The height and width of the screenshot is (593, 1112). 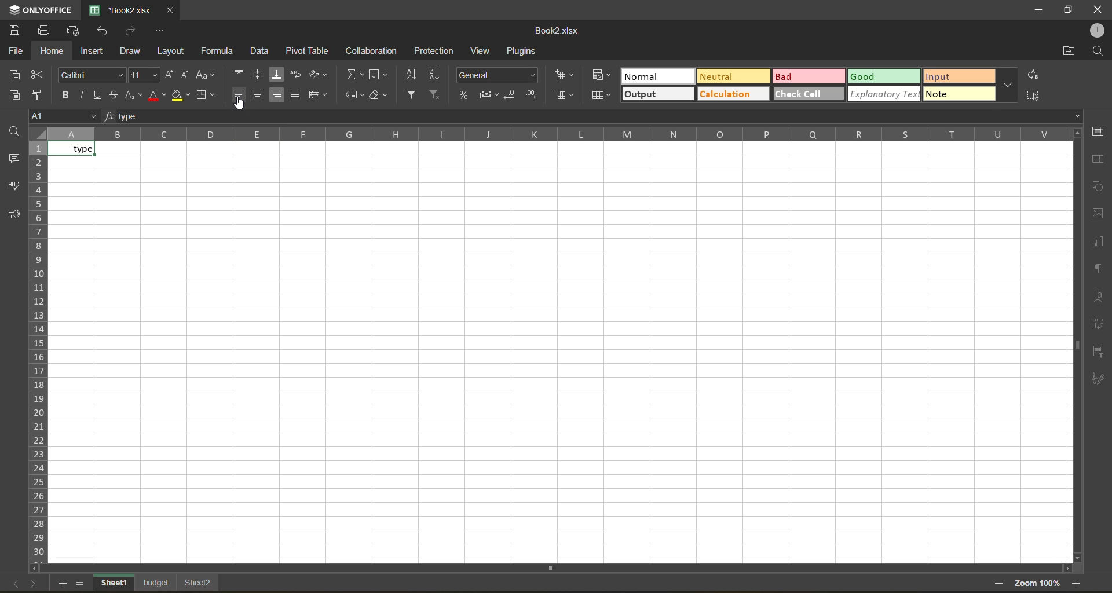 I want to click on format as table, so click(x=603, y=97).